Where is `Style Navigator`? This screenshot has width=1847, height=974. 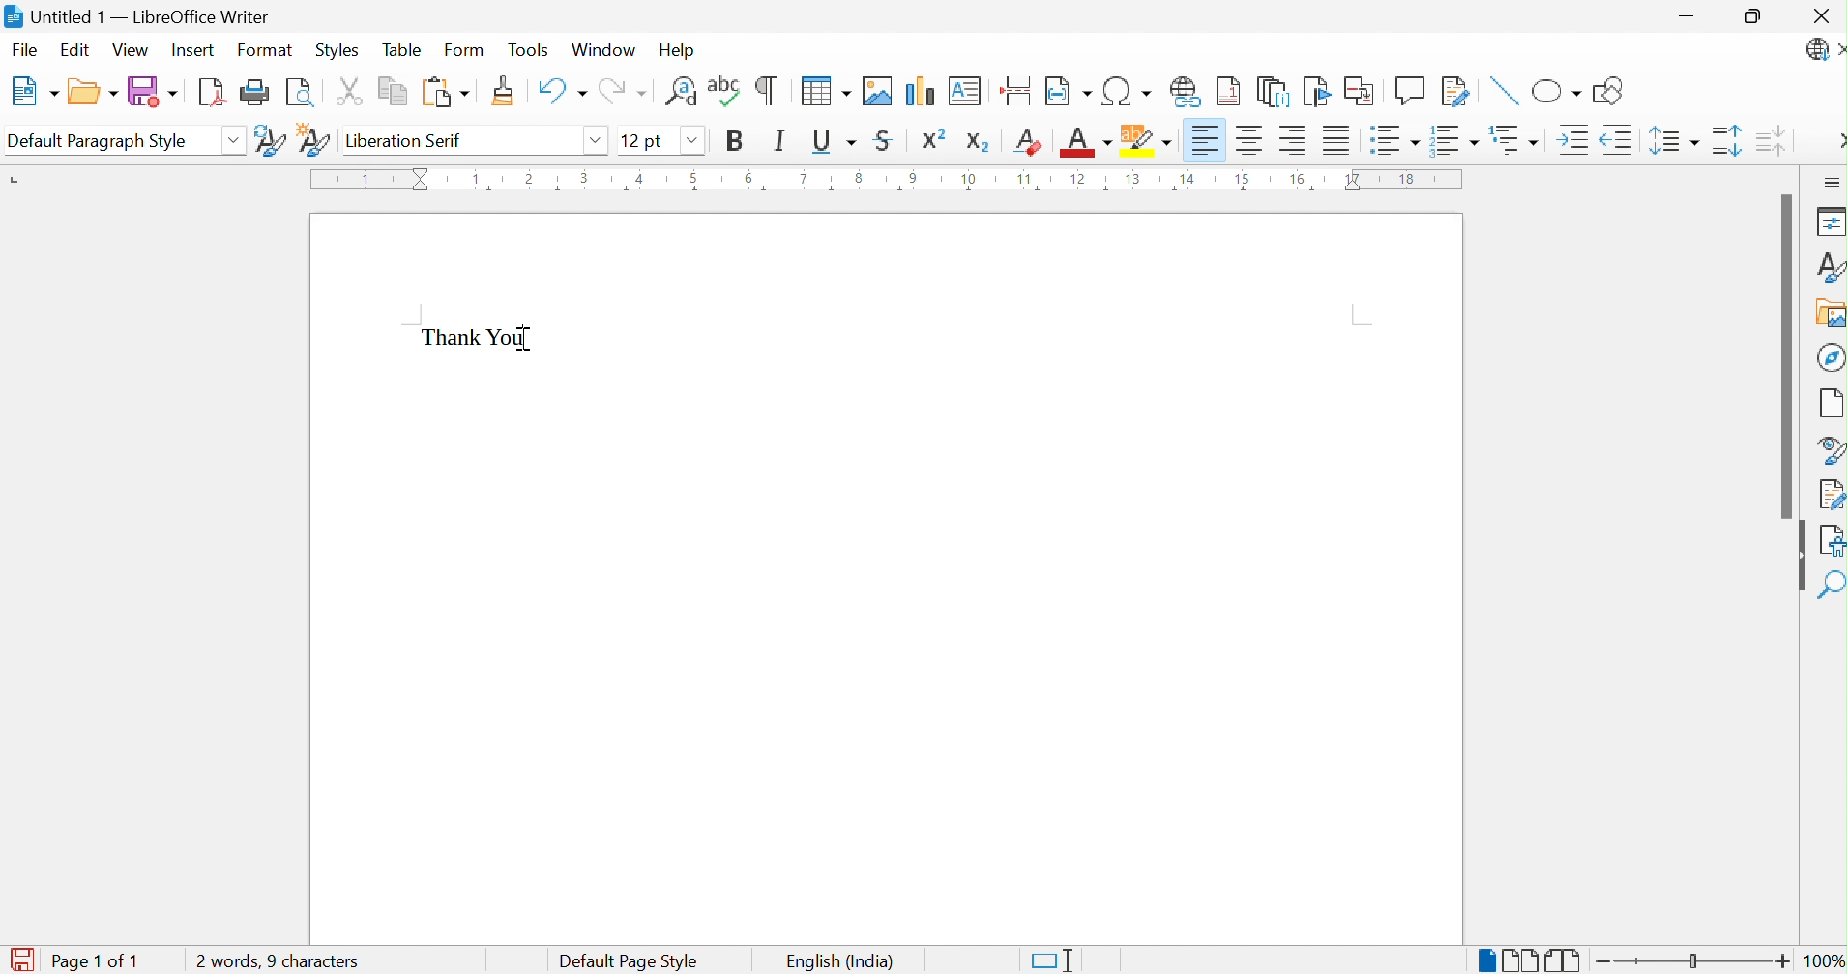 Style Navigator is located at coordinates (1827, 449).